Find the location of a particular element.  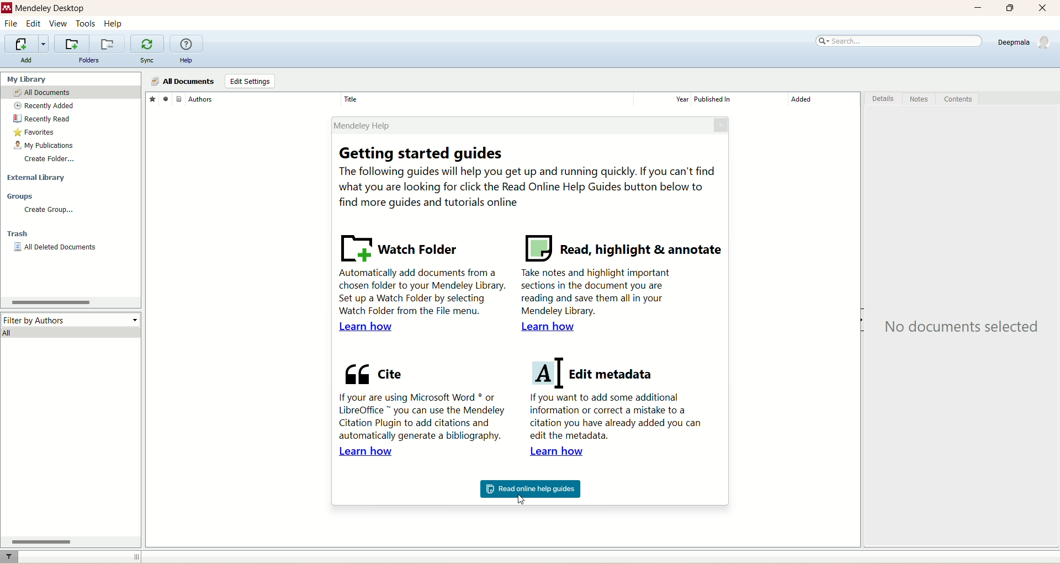

sync is located at coordinates (149, 61).